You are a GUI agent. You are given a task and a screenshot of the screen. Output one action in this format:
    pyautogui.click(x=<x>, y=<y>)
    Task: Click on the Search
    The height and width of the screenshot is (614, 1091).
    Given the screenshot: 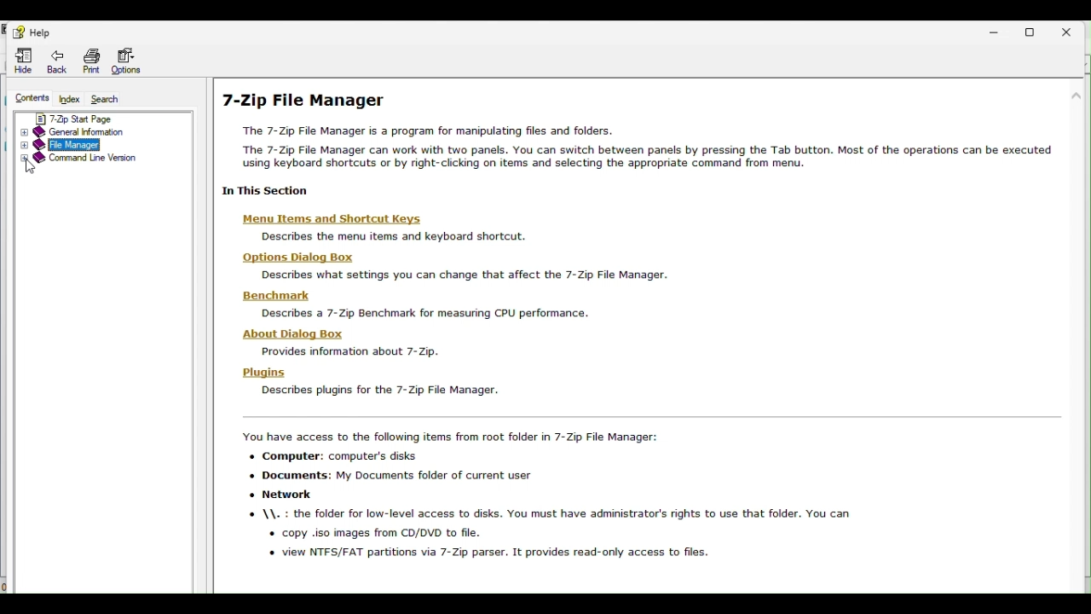 What is the action you would take?
    pyautogui.click(x=113, y=100)
    